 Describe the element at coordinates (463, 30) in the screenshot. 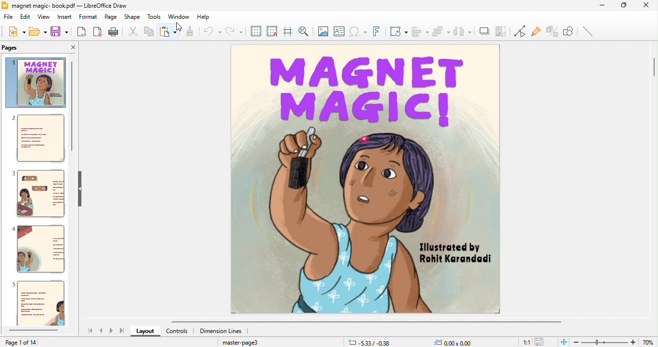

I see `select at least three object to distribute` at that location.